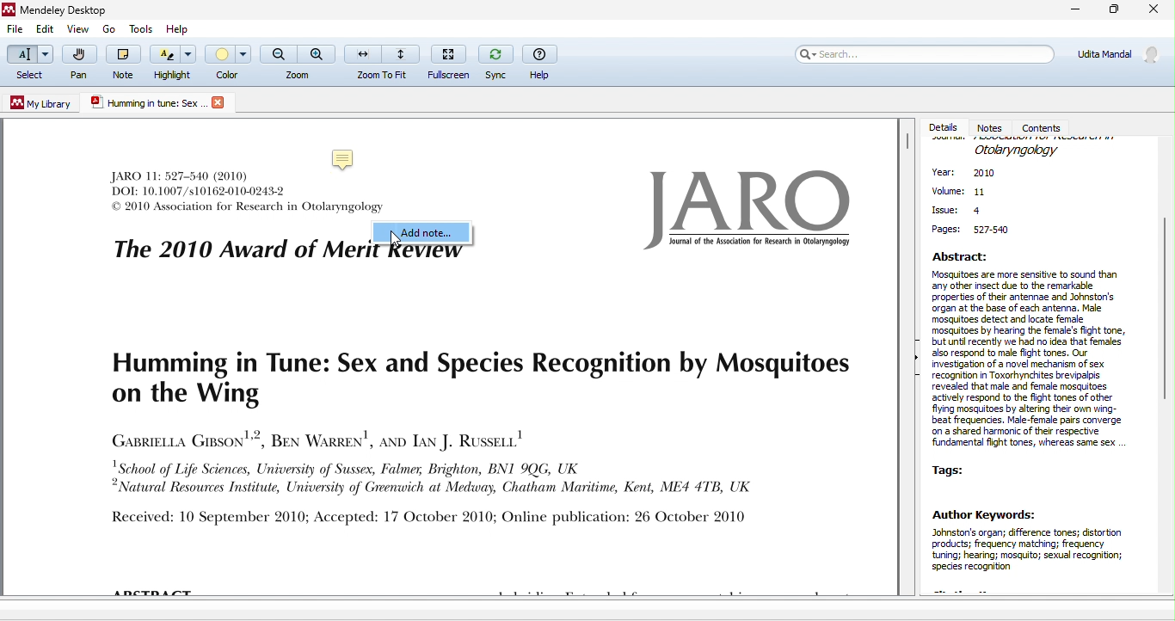  What do you see at coordinates (472, 439) in the screenshot?
I see `journal text` at bounding box center [472, 439].